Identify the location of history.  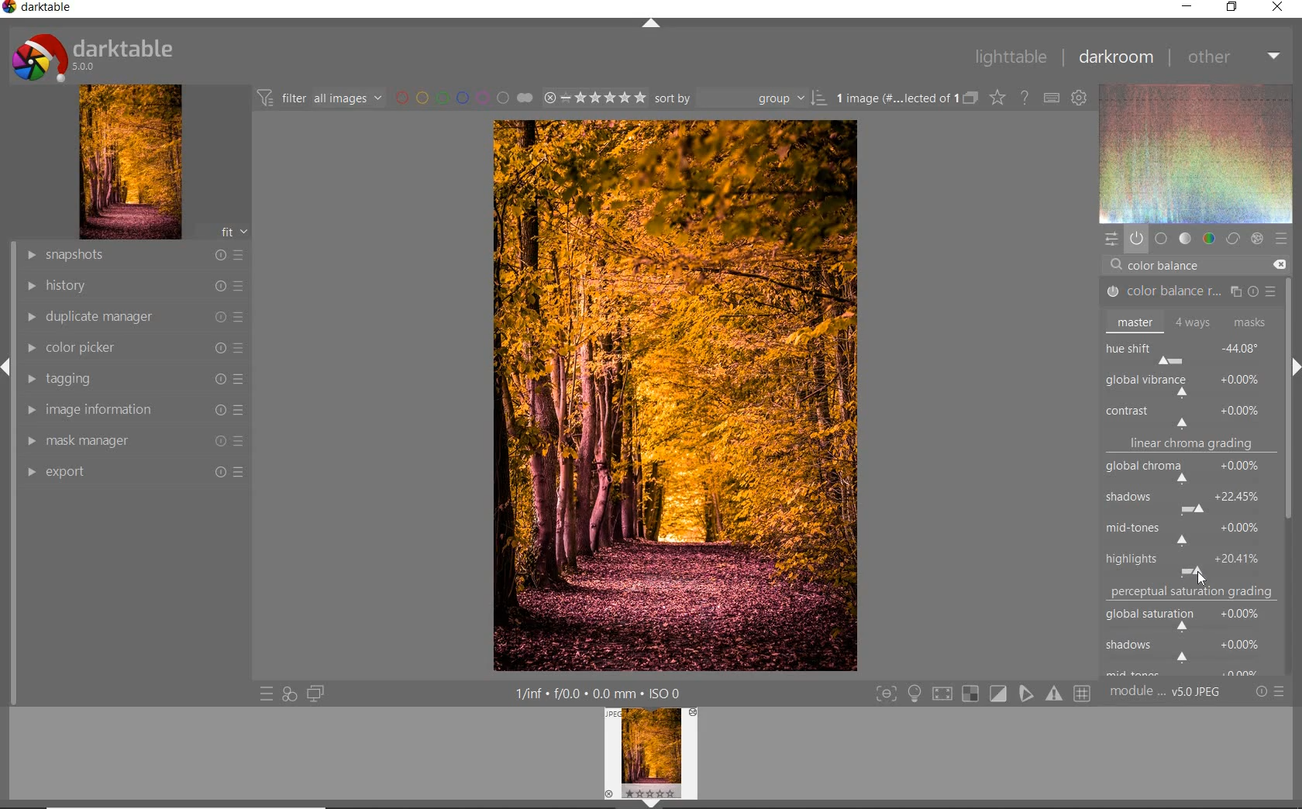
(134, 284).